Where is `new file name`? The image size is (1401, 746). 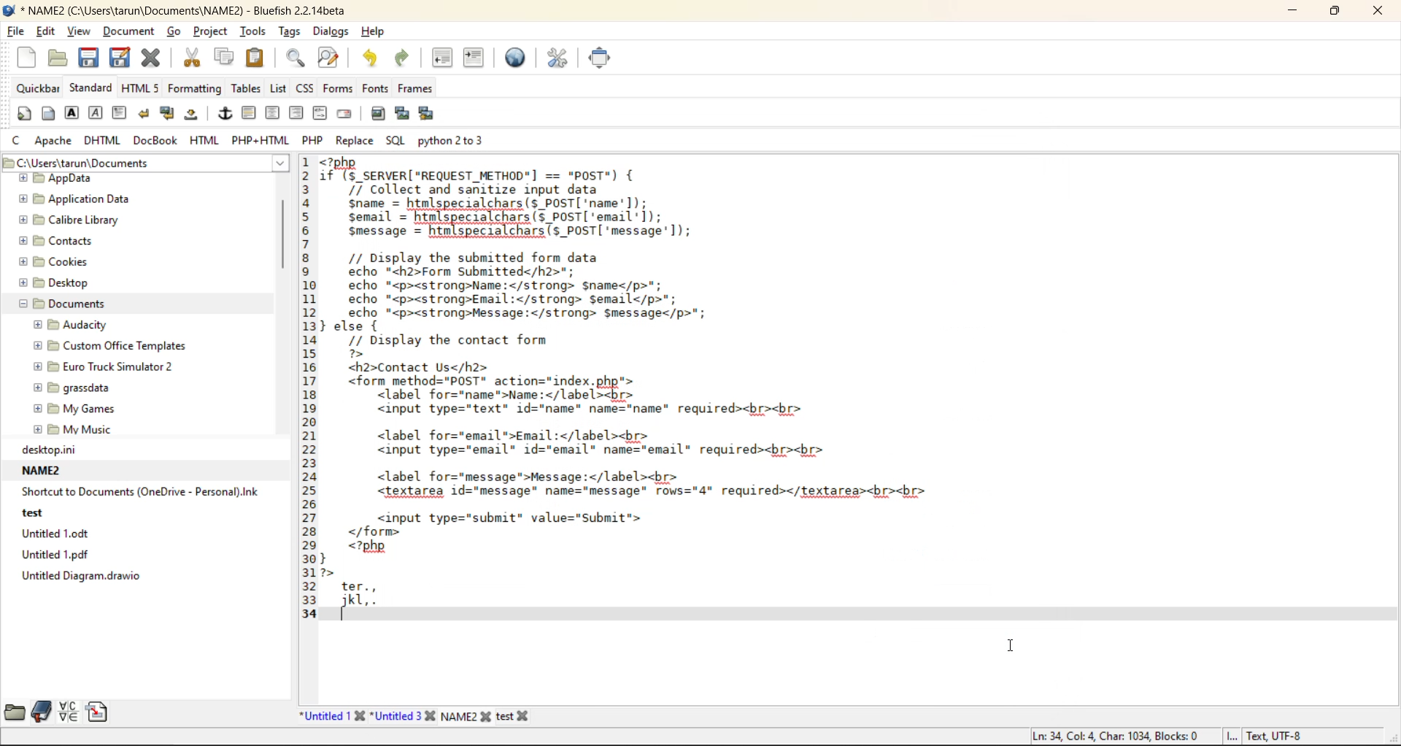
new file name is located at coordinates (458, 715).